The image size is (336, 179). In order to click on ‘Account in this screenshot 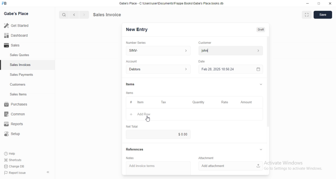, I will do `click(132, 61)`.